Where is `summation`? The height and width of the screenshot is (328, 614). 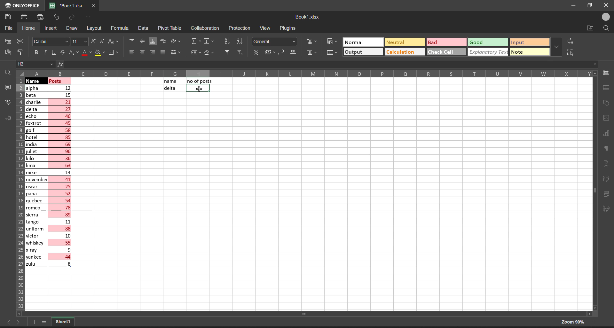 summation is located at coordinates (195, 42).